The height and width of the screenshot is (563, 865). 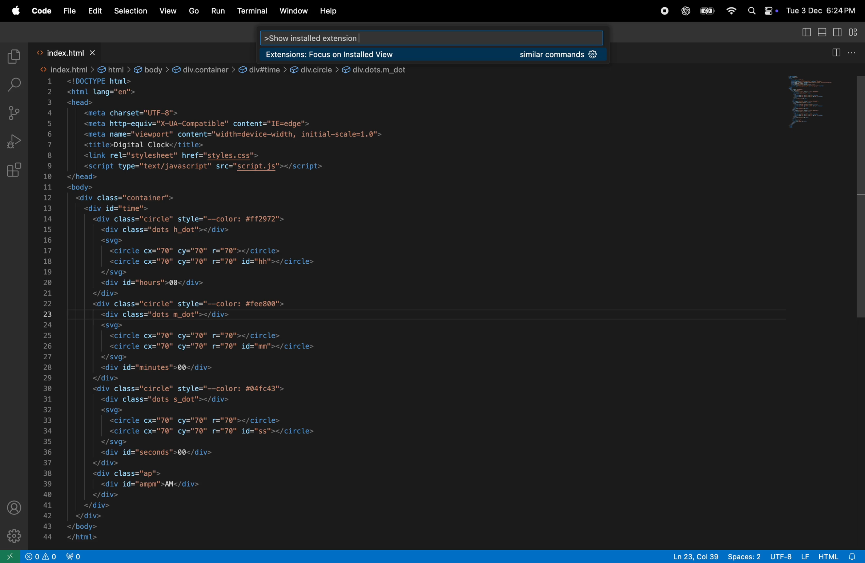 What do you see at coordinates (11, 535) in the screenshot?
I see `setting` at bounding box center [11, 535].